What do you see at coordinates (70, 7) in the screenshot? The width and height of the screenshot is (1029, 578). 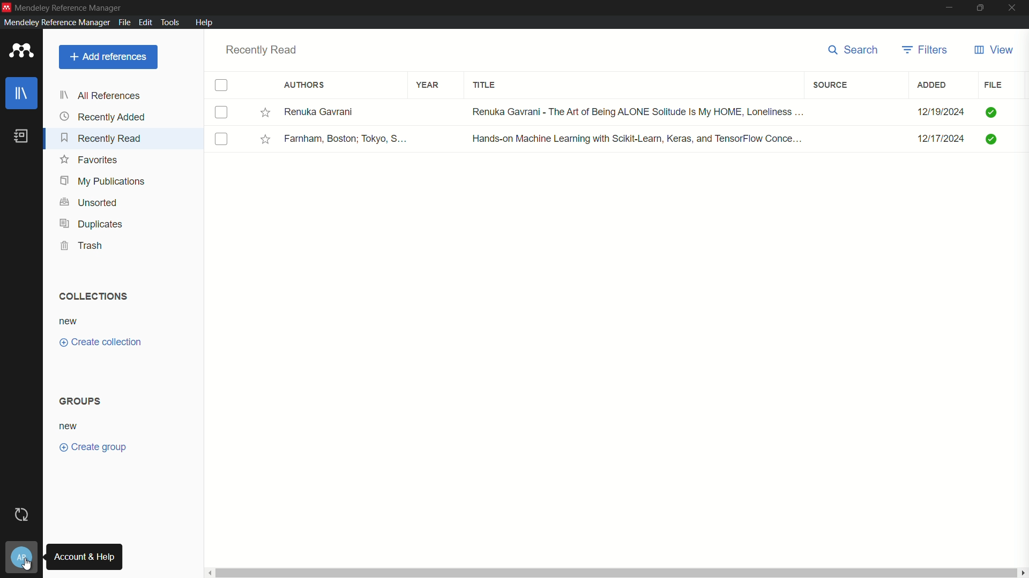 I see `app name` at bounding box center [70, 7].